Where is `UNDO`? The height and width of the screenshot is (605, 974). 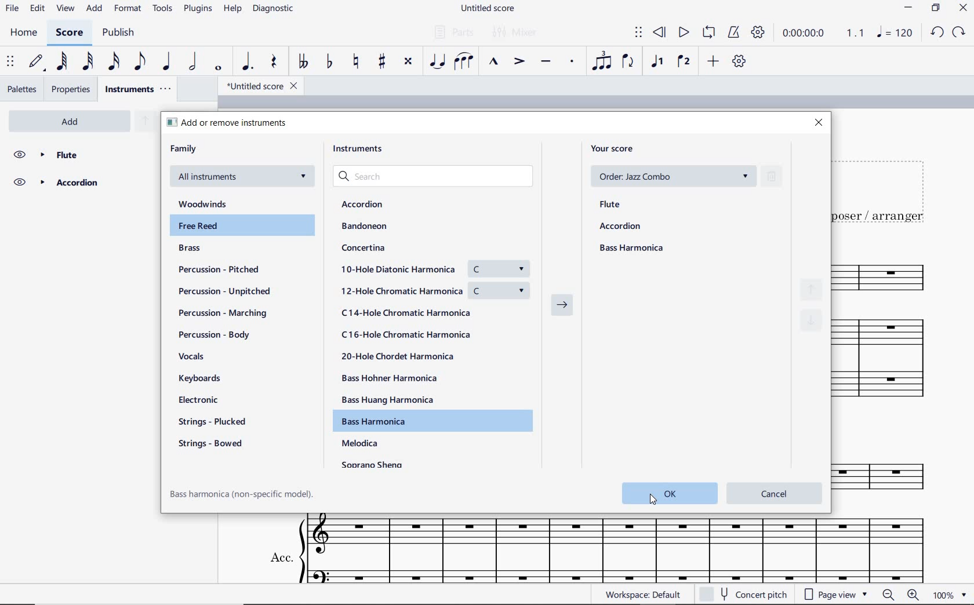
UNDO is located at coordinates (937, 32).